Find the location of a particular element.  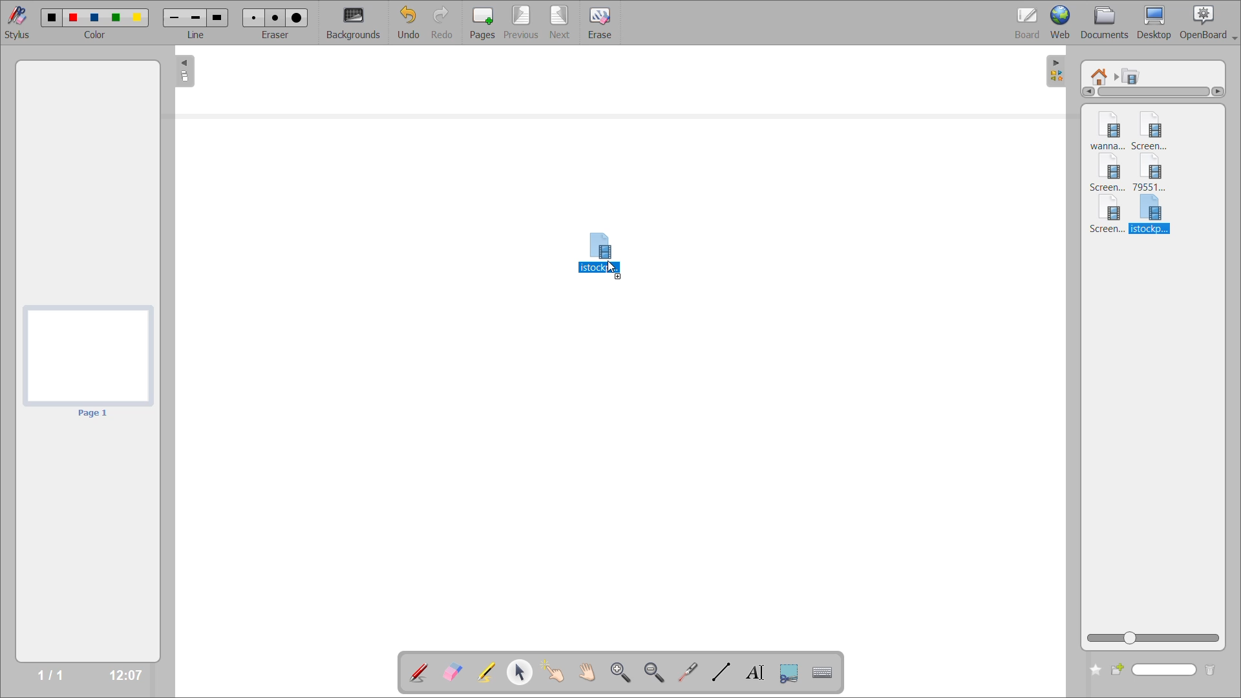

stylus is located at coordinates (20, 23).